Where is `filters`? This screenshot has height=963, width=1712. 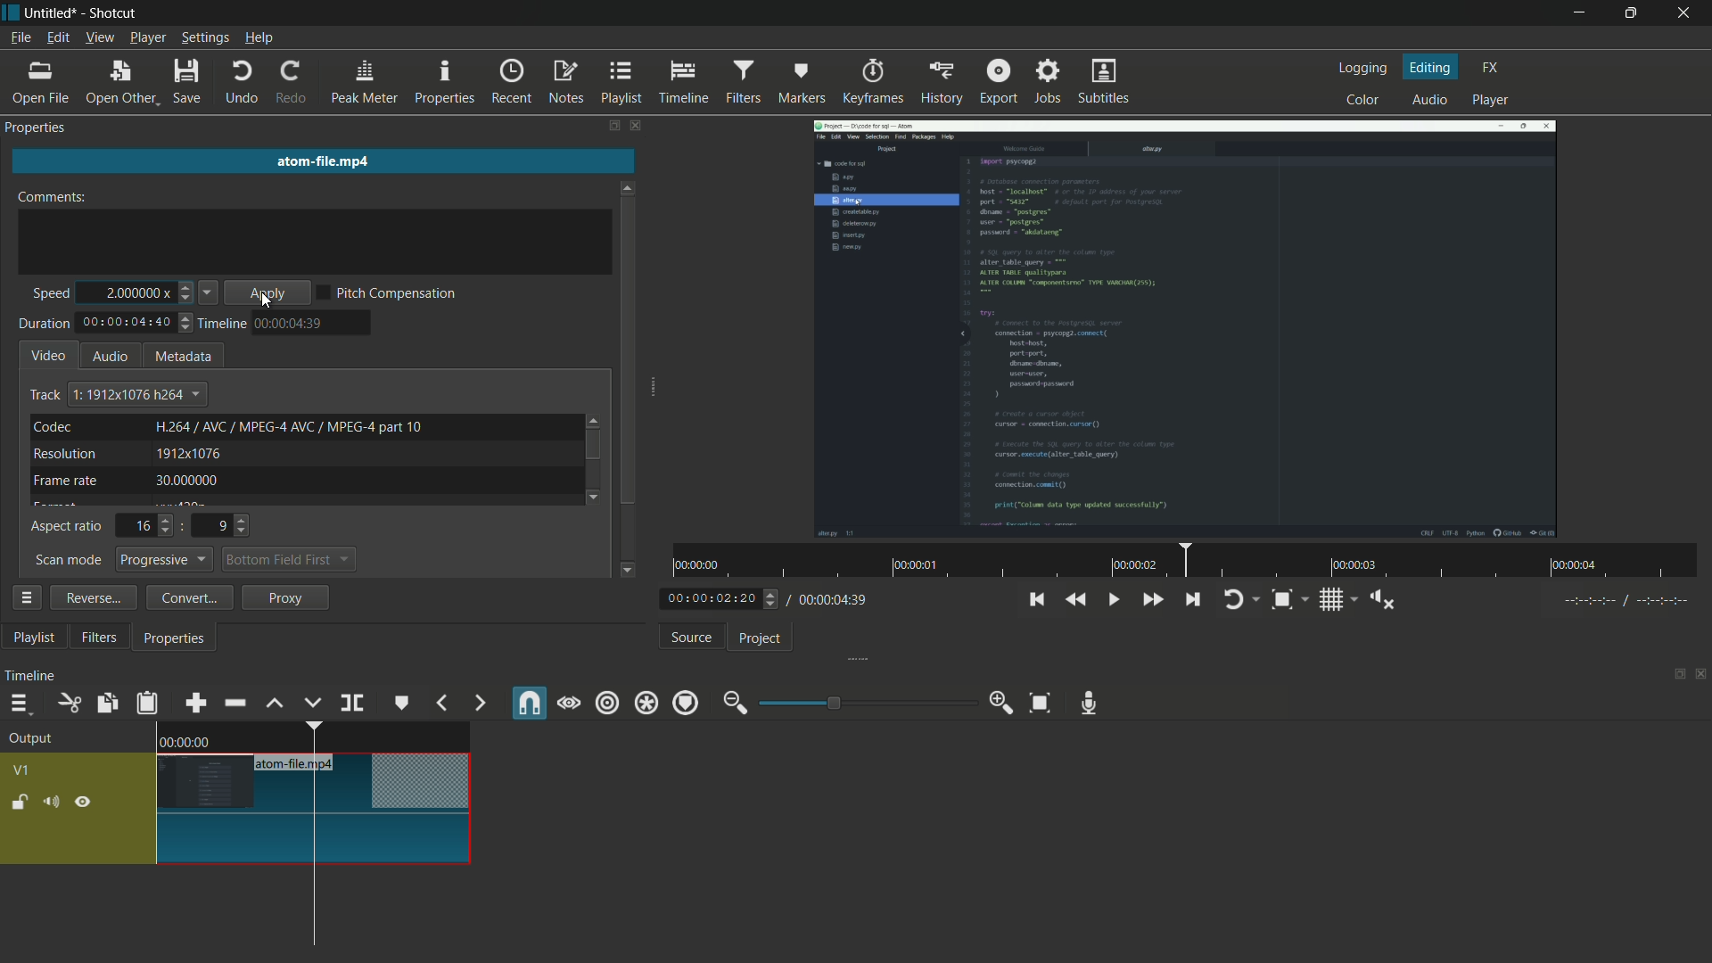
filters is located at coordinates (744, 81).